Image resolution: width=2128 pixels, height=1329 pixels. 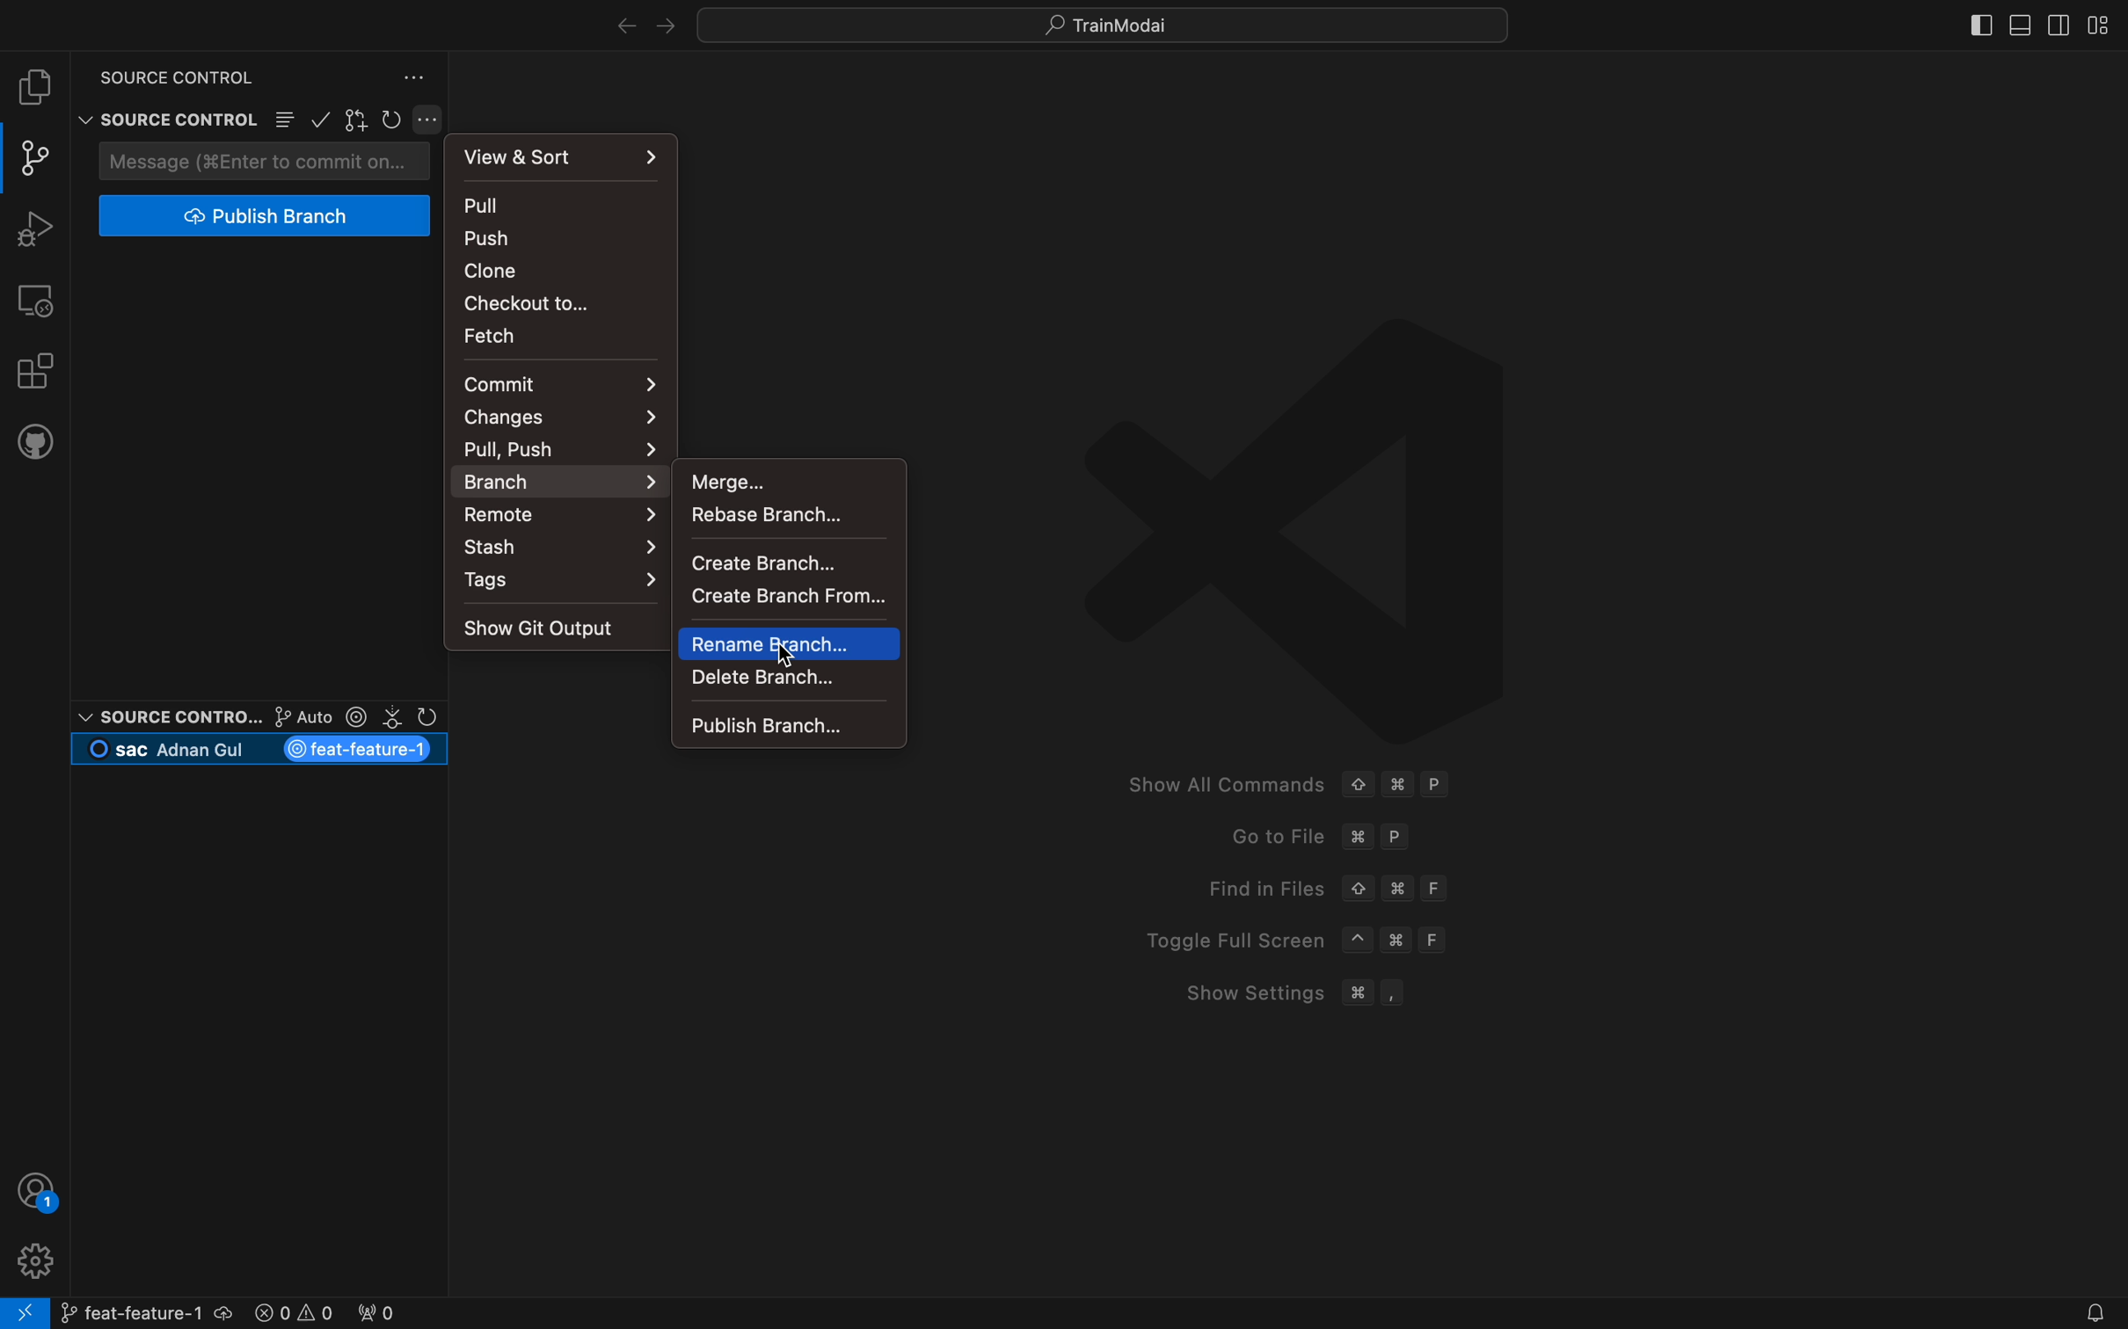 I want to click on profile, so click(x=38, y=1190).